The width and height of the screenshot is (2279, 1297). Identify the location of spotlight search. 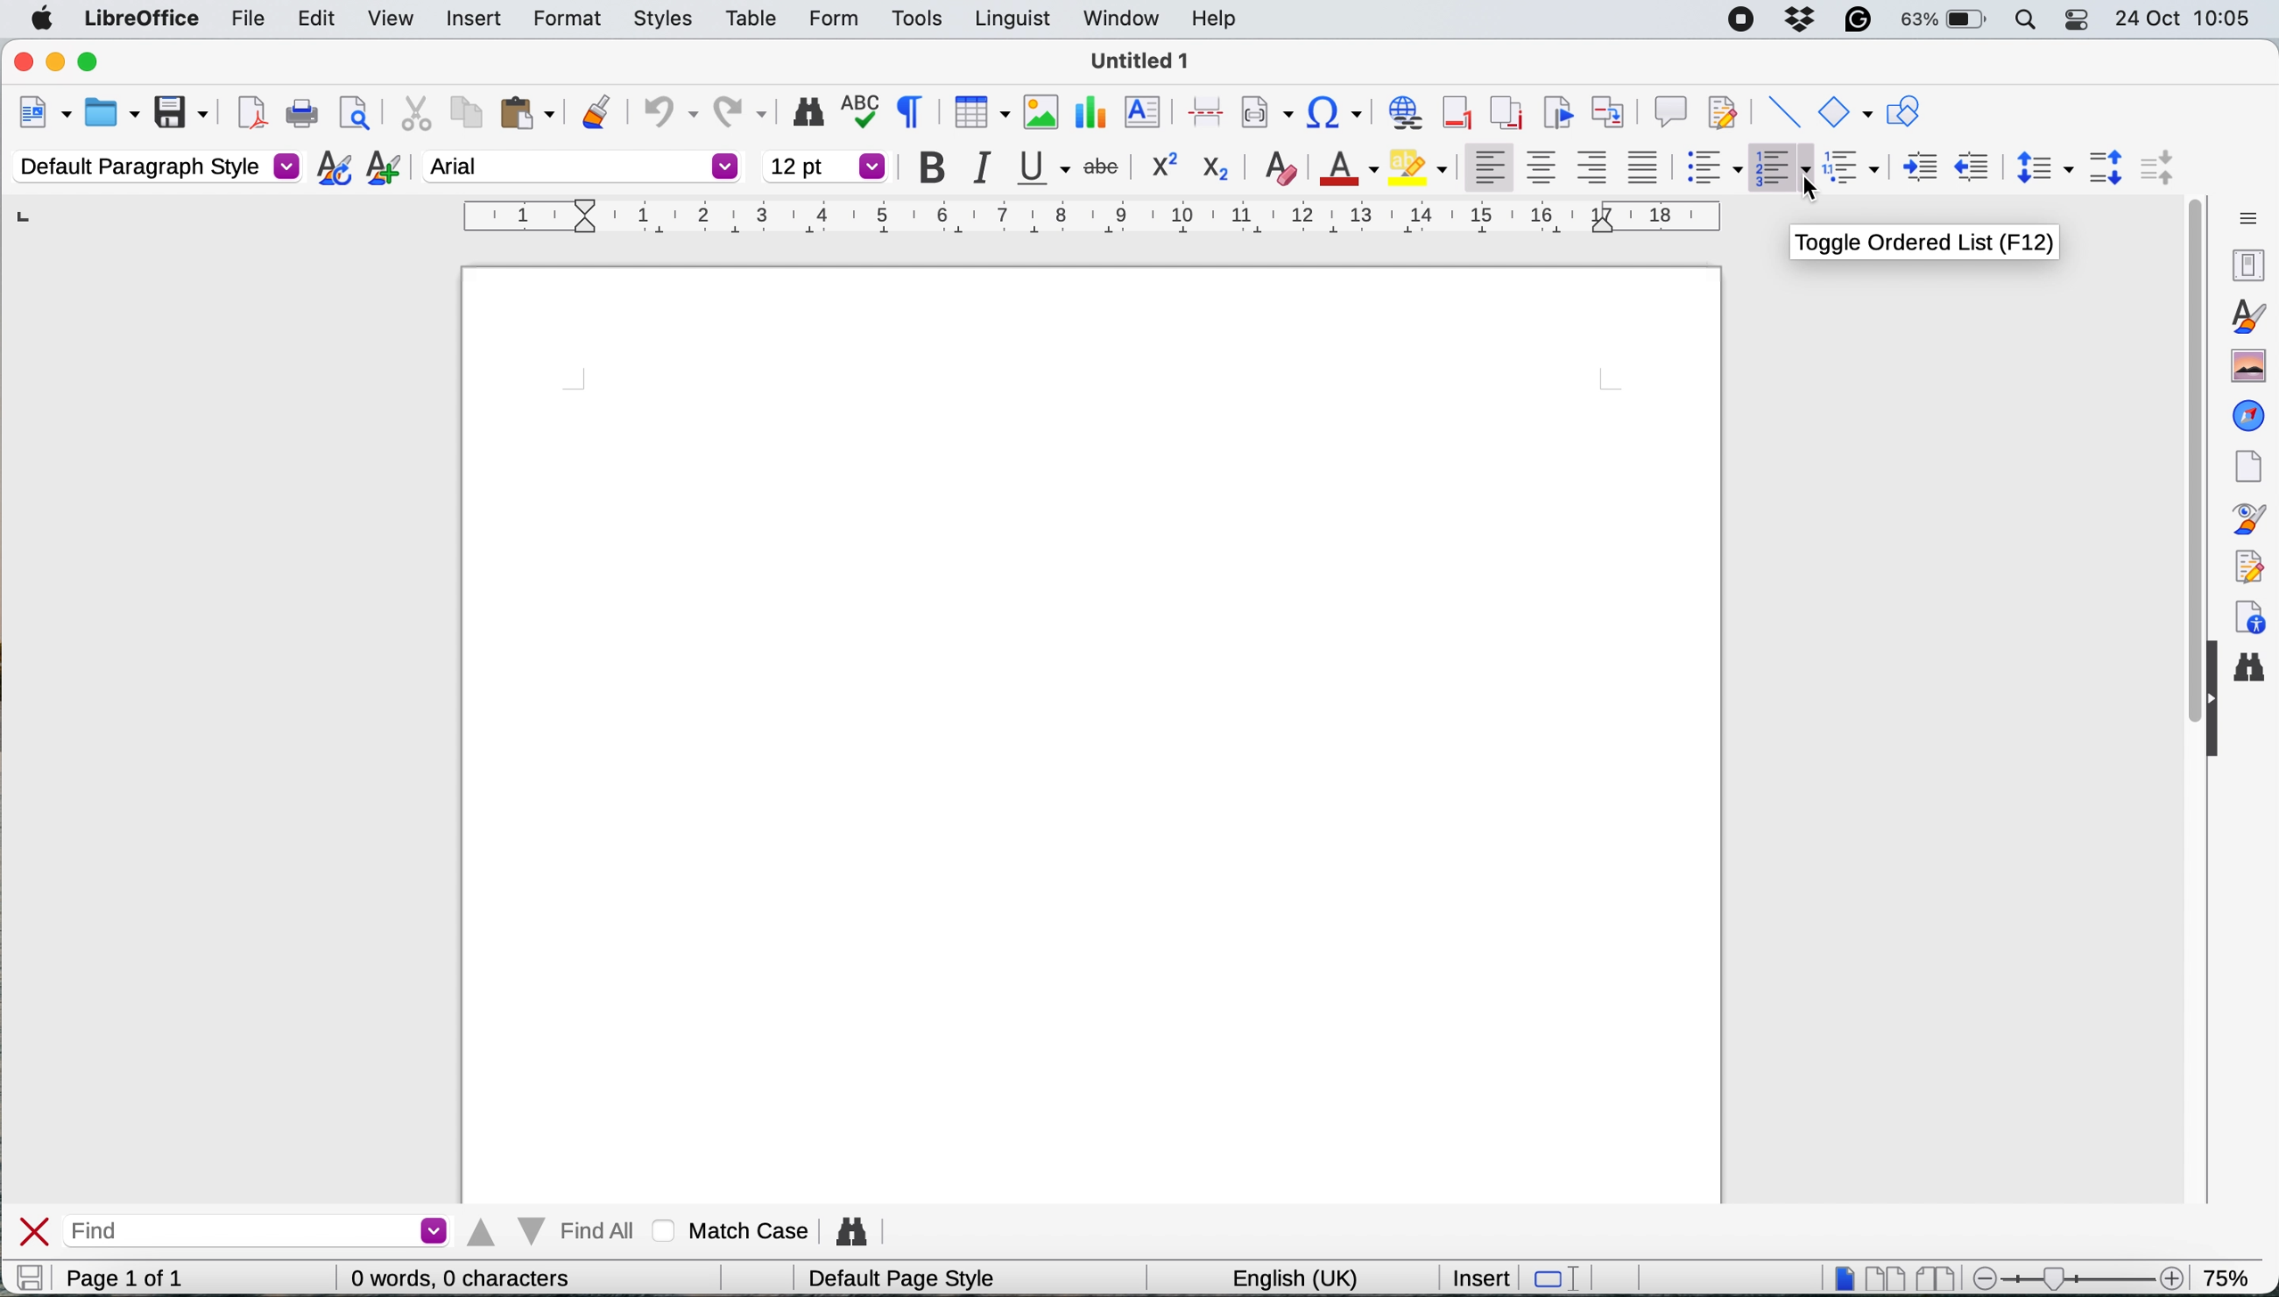
(2023, 20).